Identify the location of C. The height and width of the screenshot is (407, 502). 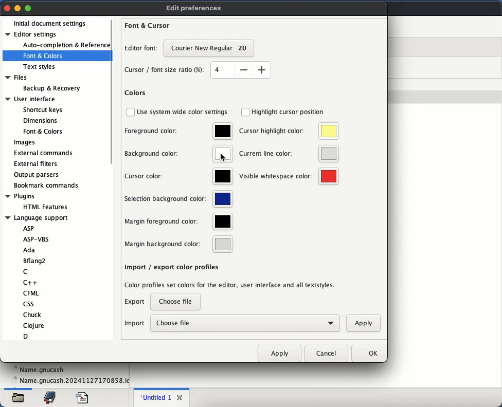
(26, 271).